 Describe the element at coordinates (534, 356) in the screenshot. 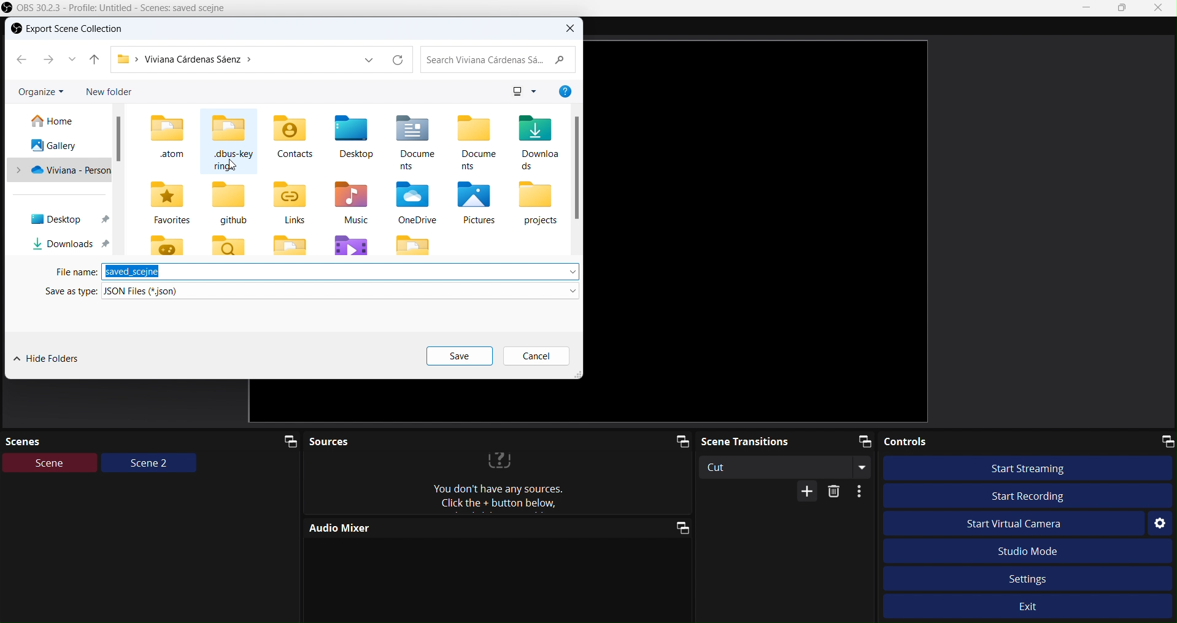

I see `Cancel` at that location.